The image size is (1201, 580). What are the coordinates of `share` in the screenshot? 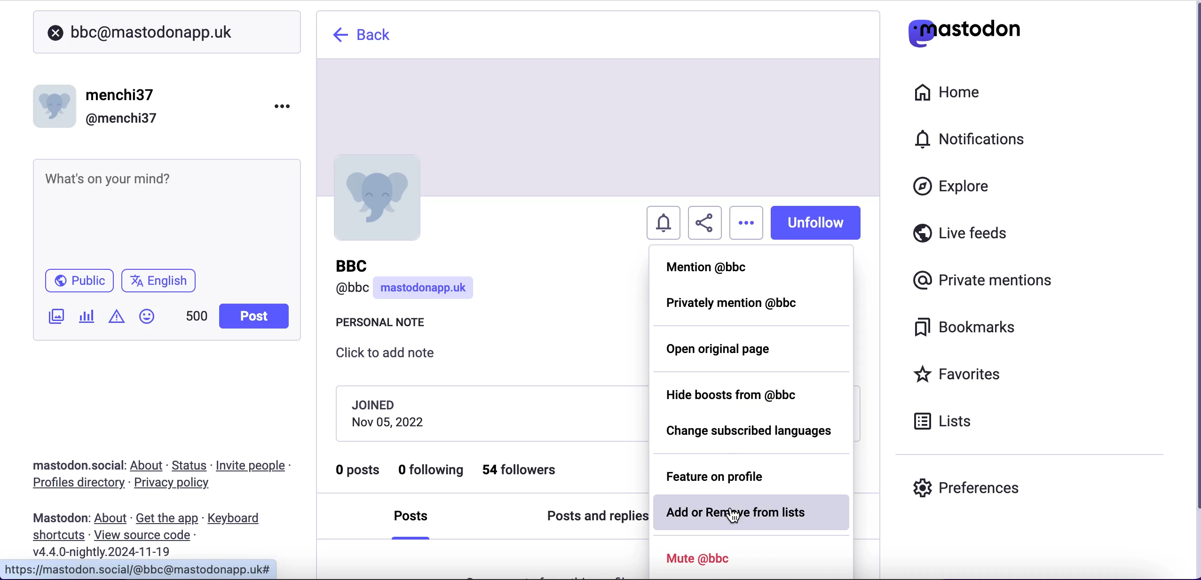 It's located at (705, 221).